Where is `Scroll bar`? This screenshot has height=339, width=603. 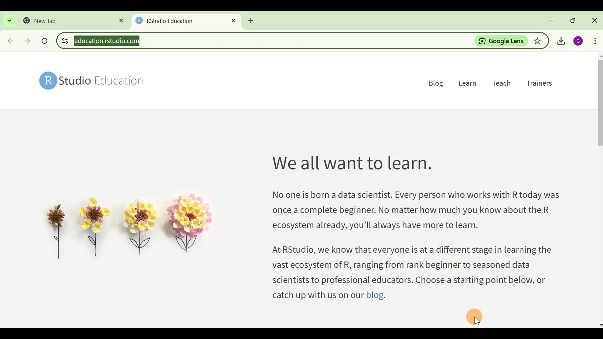 Scroll bar is located at coordinates (599, 189).